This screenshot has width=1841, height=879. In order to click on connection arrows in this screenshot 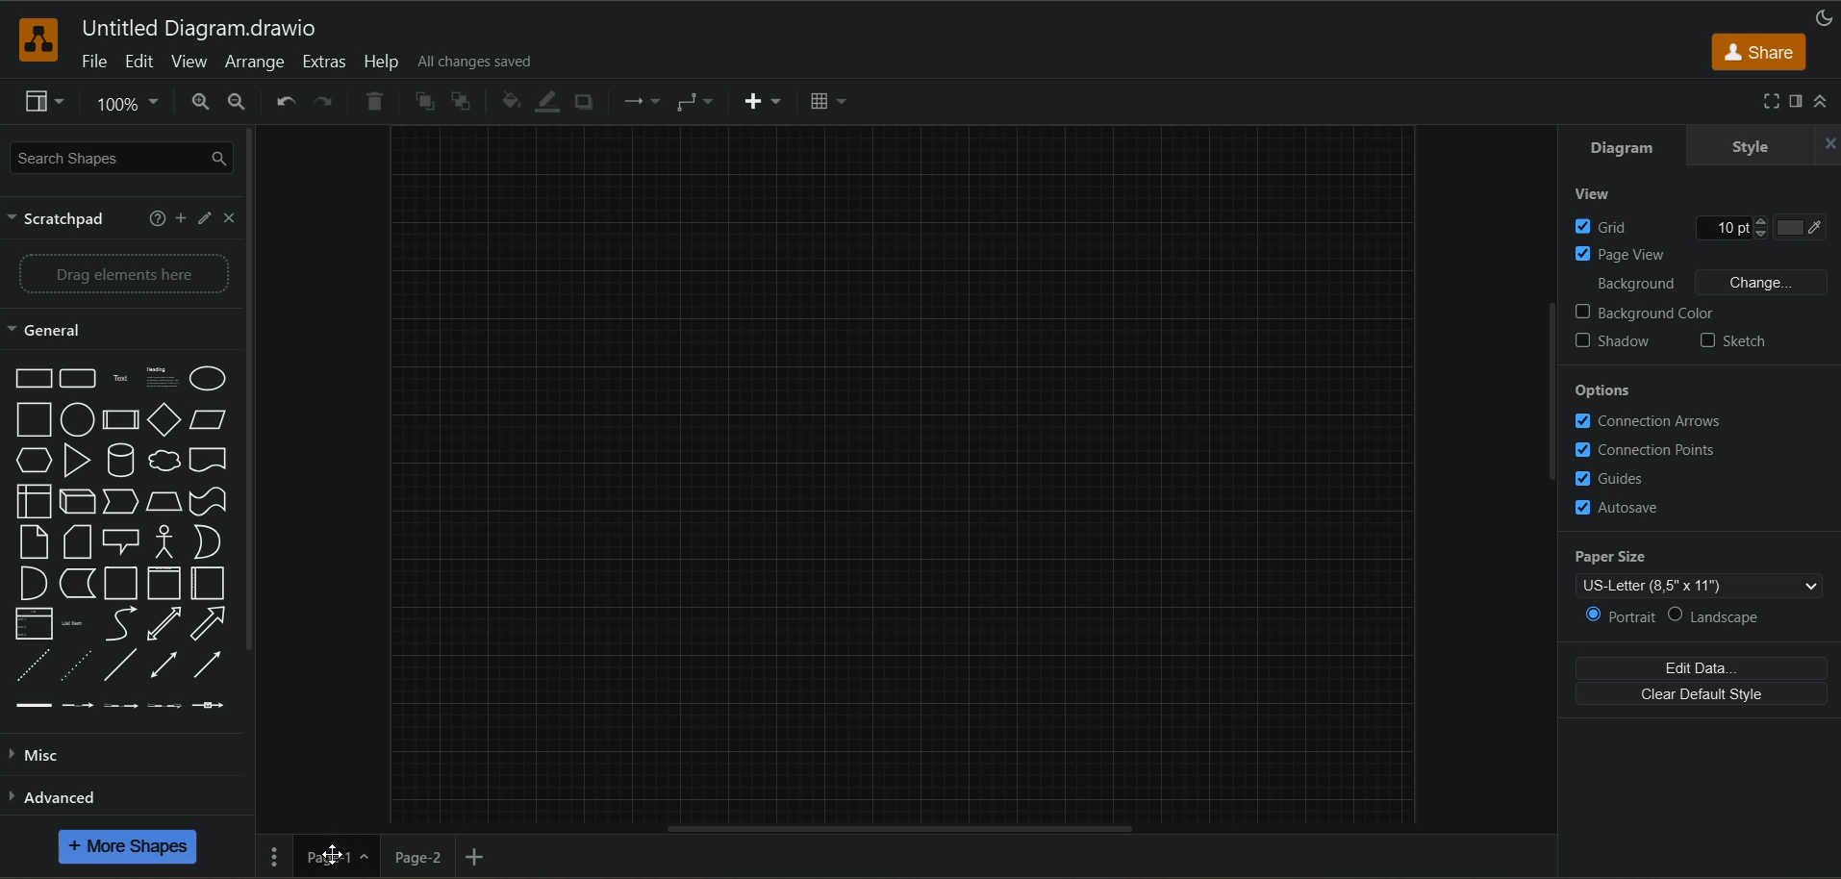, I will do `click(1649, 424)`.